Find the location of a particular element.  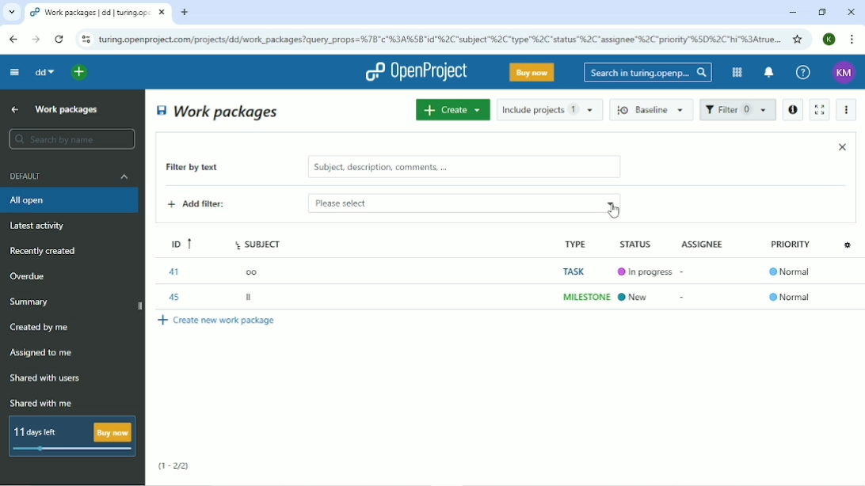

Add filter is located at coordinates (208, 206).